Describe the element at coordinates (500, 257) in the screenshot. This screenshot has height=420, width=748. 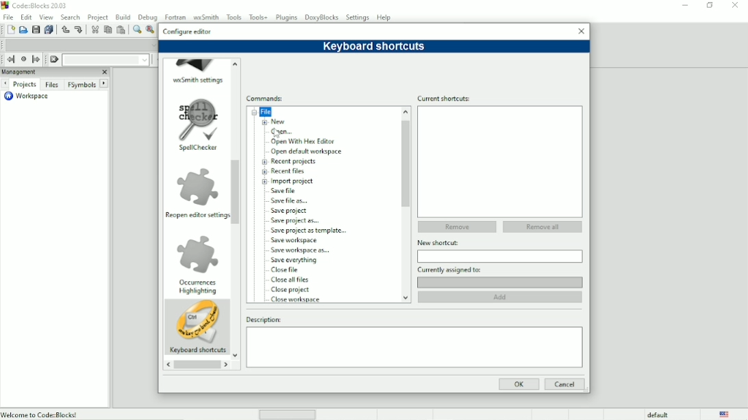
I see `` at that location.